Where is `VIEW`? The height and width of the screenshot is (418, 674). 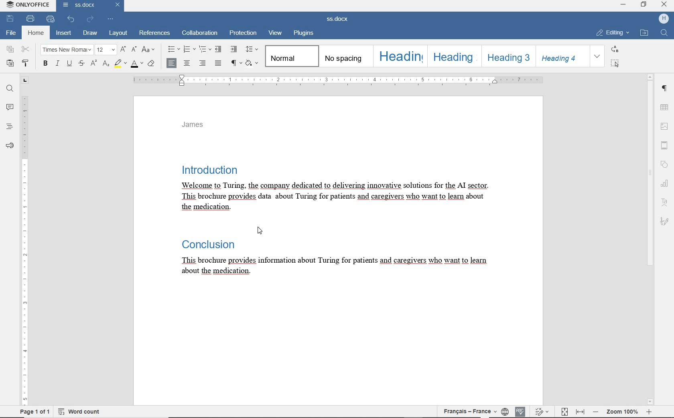
VIEW is located at coordinates (276, 32).